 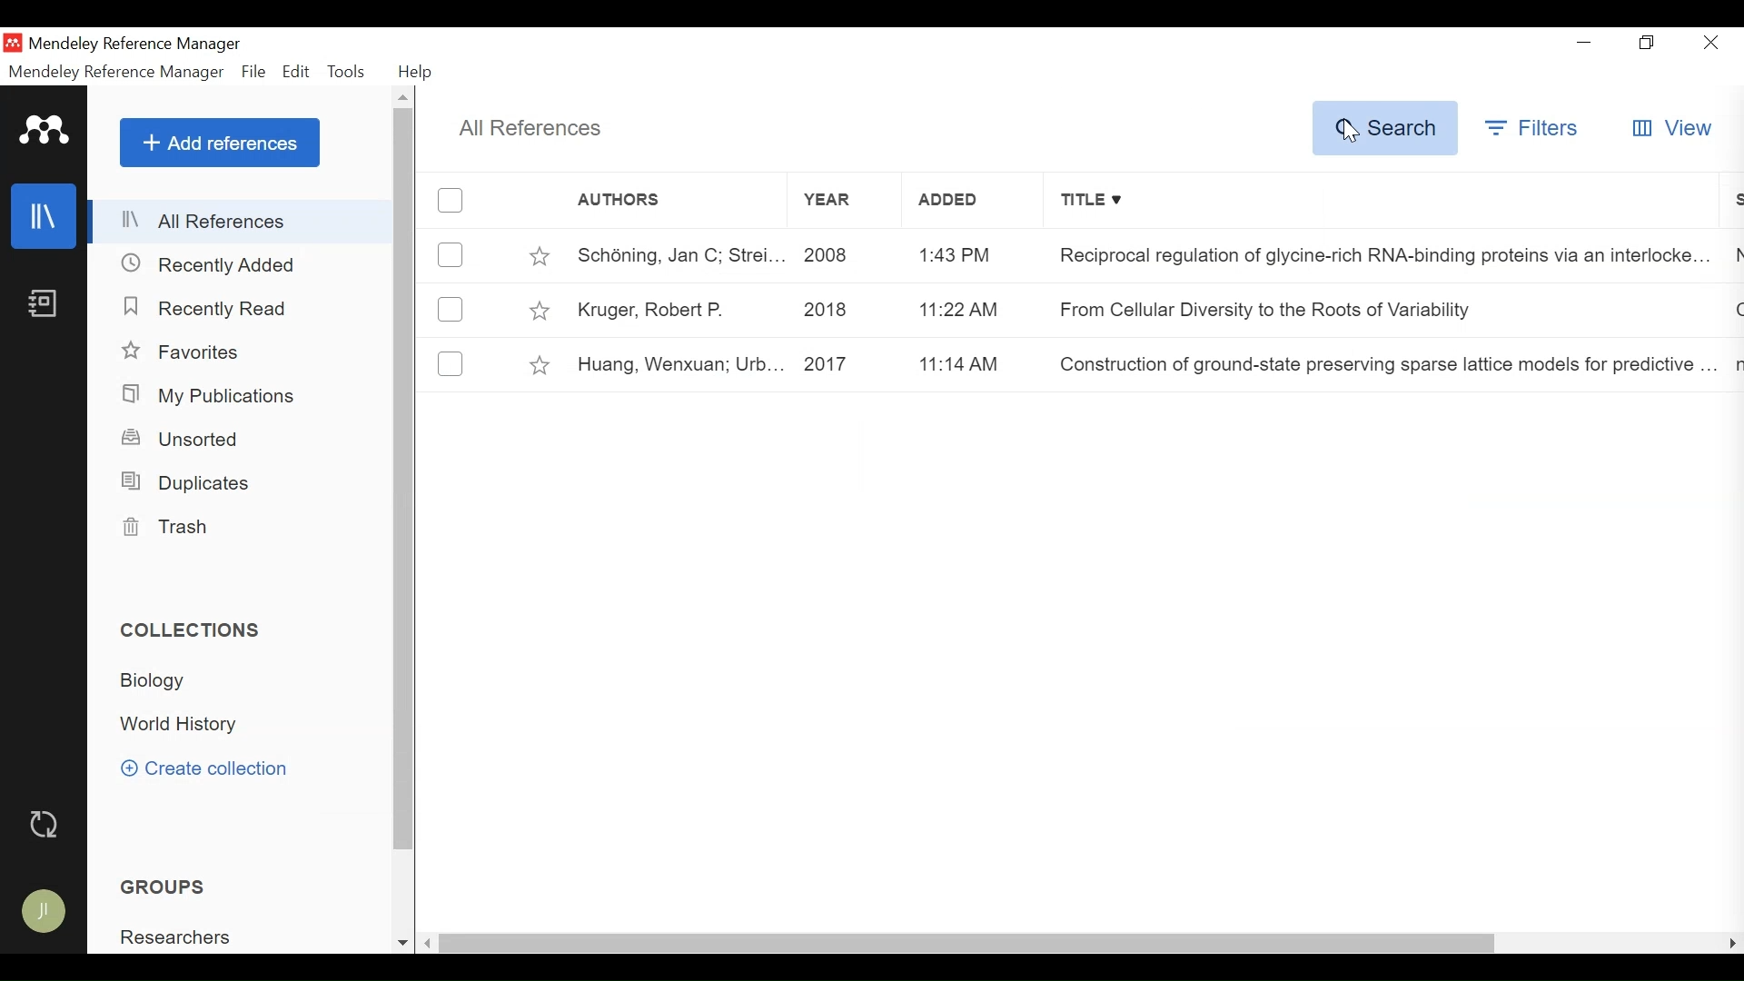 What do you see at coordinates (451, 201) in the screenshot?
I see `(un)select` at bounding box center [451, 201].